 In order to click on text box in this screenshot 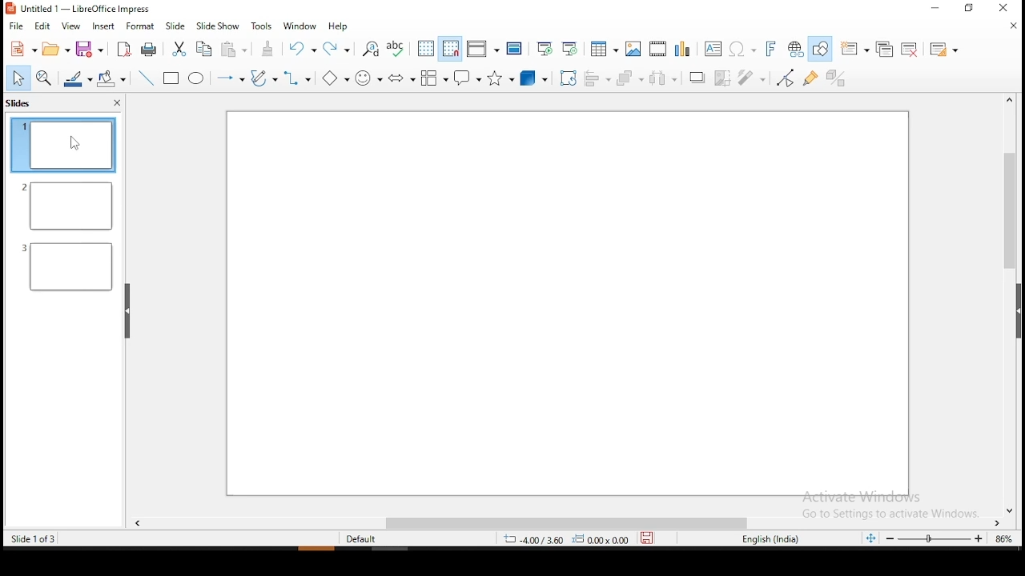, I will do `click(713, 48)`.